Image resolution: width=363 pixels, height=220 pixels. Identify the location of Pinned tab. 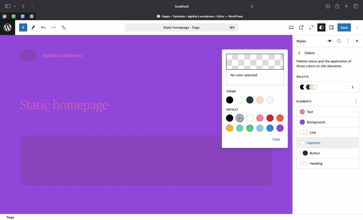
(32, 17).